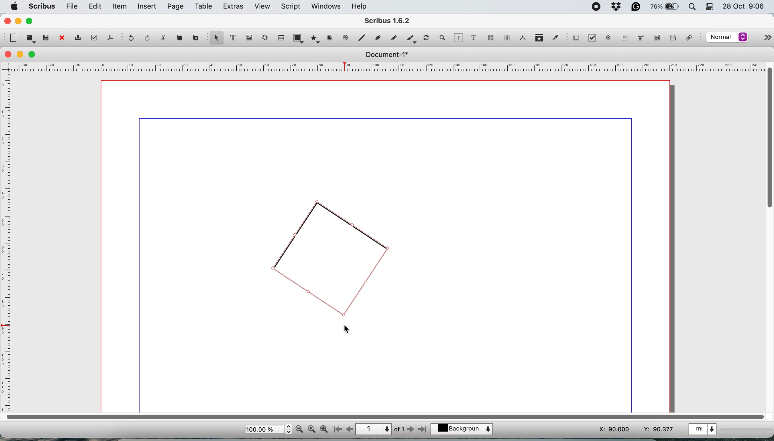 The image size is (774, 441). What do you see at coordinates (672, 38) in the screenshot?
I see `text annotation` at bounding box center [672, 38].